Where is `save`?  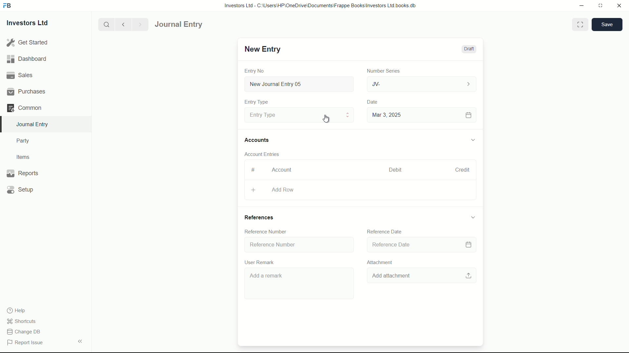 save is located at coordinates (607, 25).